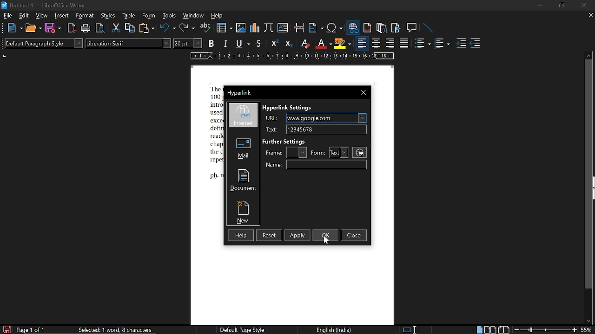 The height and width of the screenshot is (334, 595). Describe the element at coordinates (326, 240) in the screenshot. I see `cursor` at that location.